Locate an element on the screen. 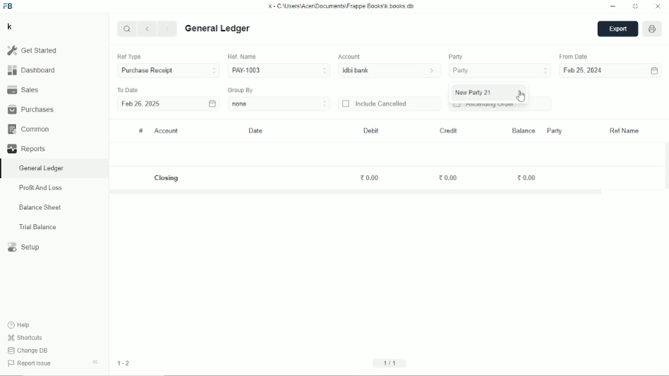 The image size is (669, 376). FB is located at coordinates (8, 6).